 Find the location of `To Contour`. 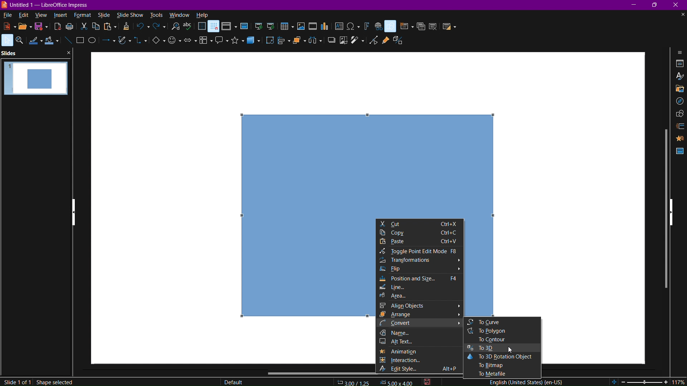

To Contour is located at coordinates (502, 340).